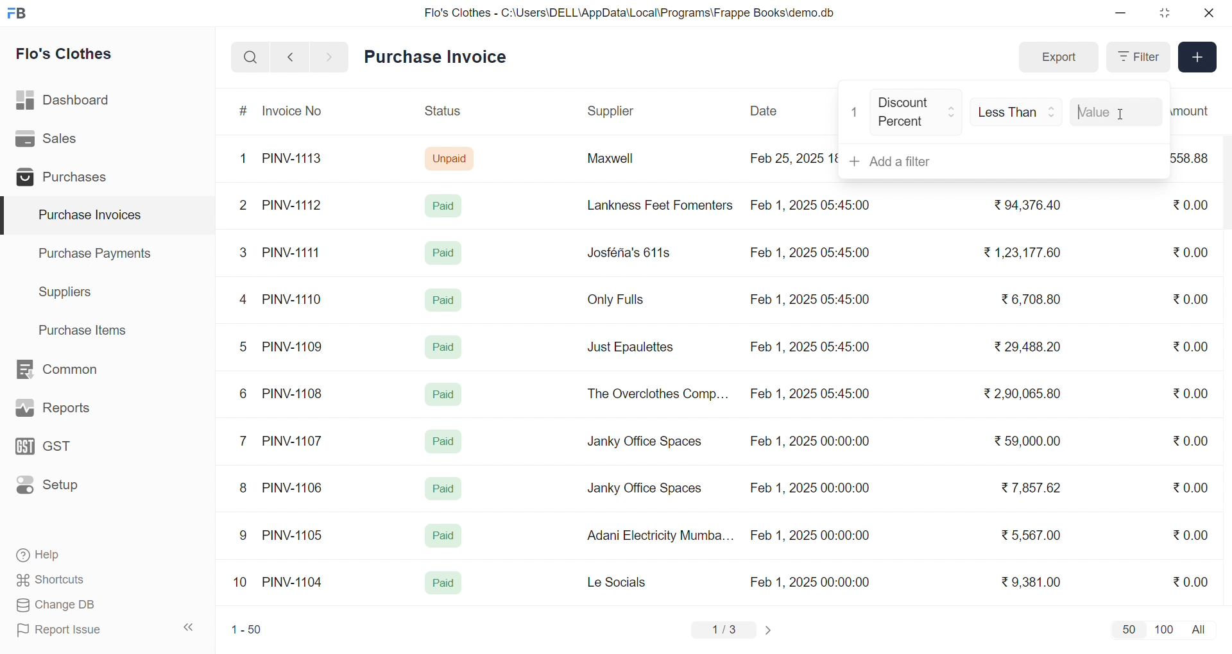  Describe the element at coordinates (243, 393) in the screenshot. I see `6` at that location.